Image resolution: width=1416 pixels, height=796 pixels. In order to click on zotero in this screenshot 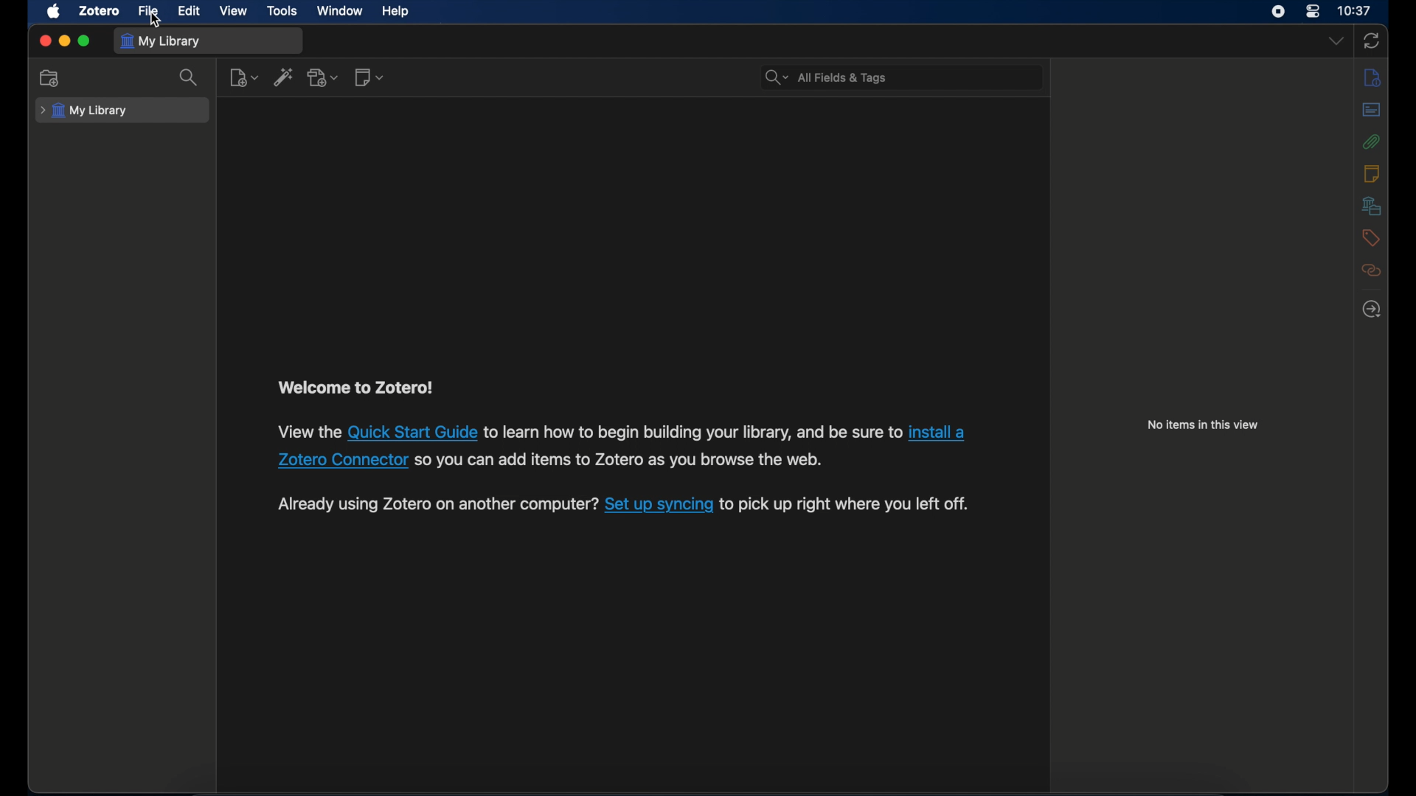, I will do `click(101, 11)`.